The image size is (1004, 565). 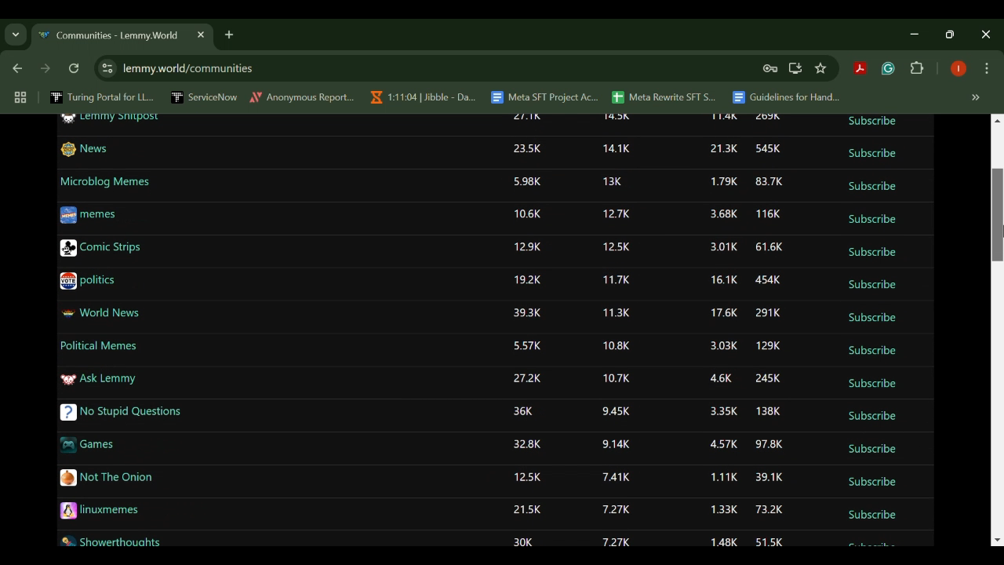 I want to click on Communities- Lemmy.World, so click(x=108, y=36).